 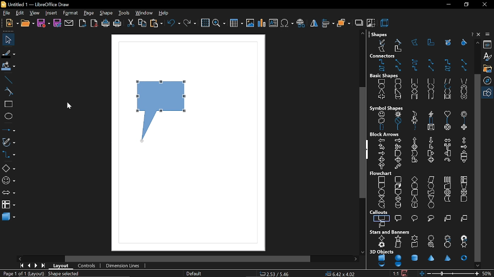 I want to click on polygon 45, so click(x=431, y=42).